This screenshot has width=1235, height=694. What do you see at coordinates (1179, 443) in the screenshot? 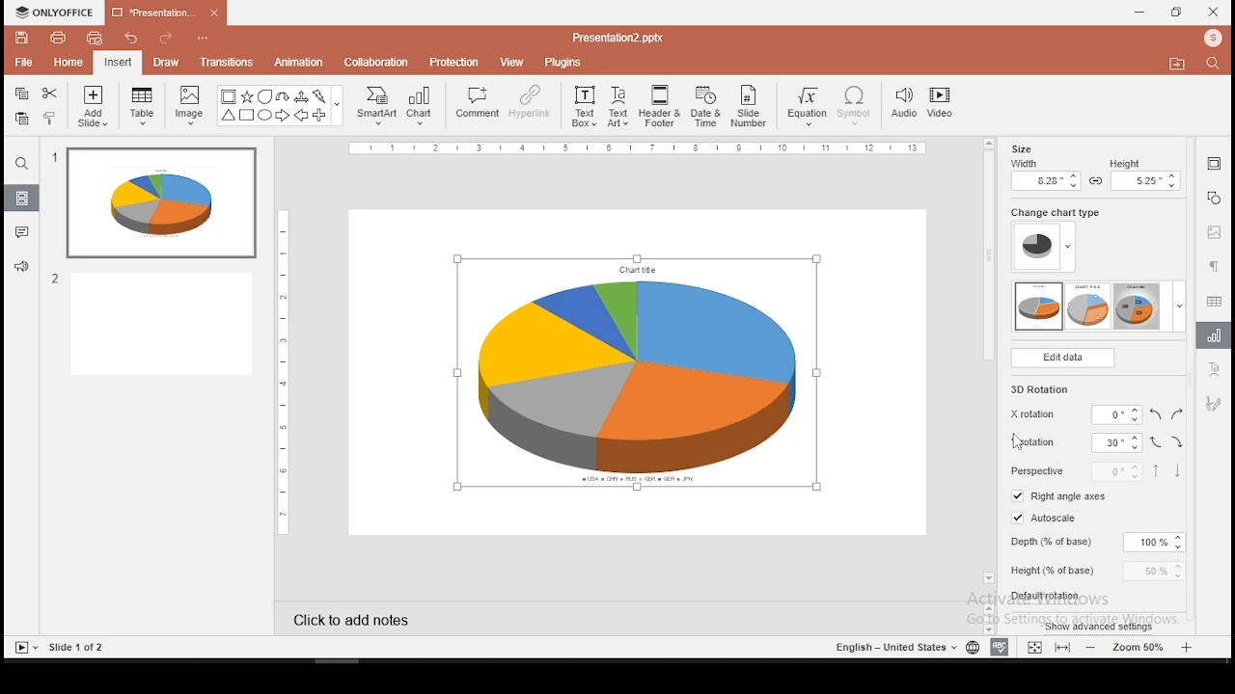
I see `down` at bounding box center [1179, 443].